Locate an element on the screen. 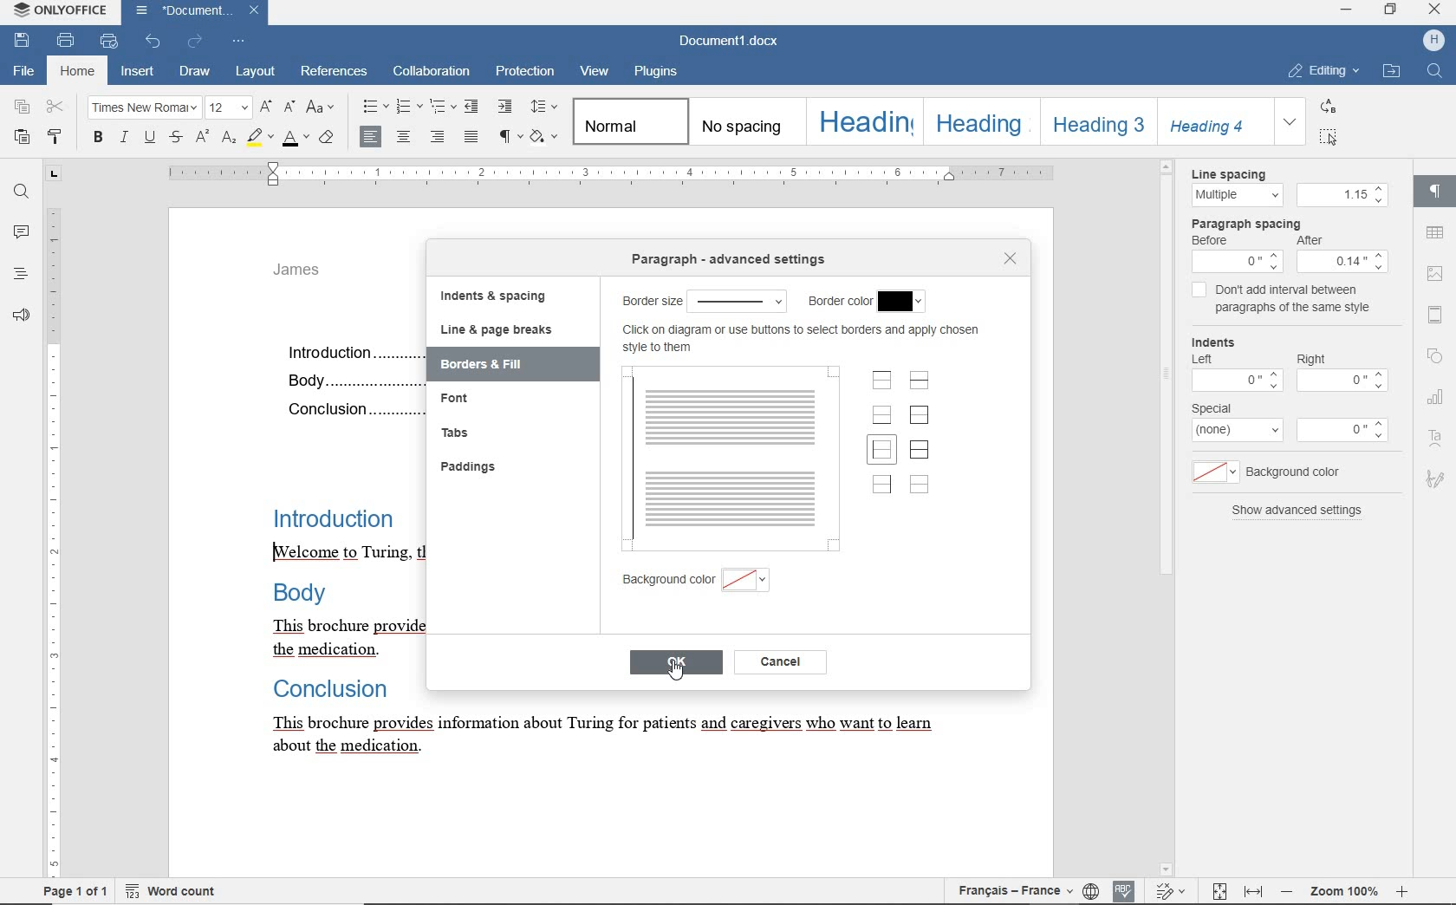 The height and width of the screenshot is (905, 1456). Body is located at coordinates (296, 591).